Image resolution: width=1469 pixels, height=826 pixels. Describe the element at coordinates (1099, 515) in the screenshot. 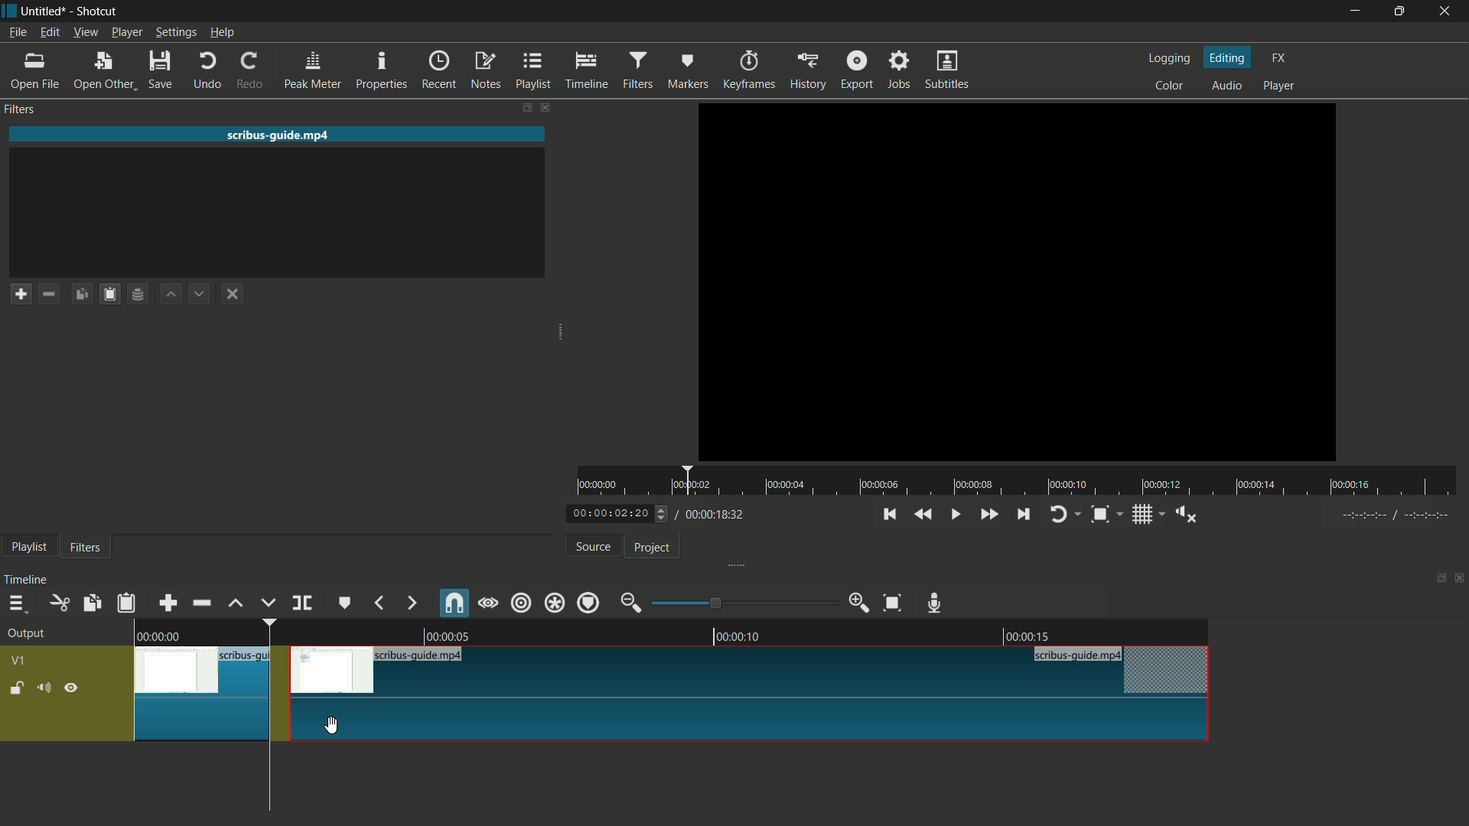

I see `toggle zoom` at that location.